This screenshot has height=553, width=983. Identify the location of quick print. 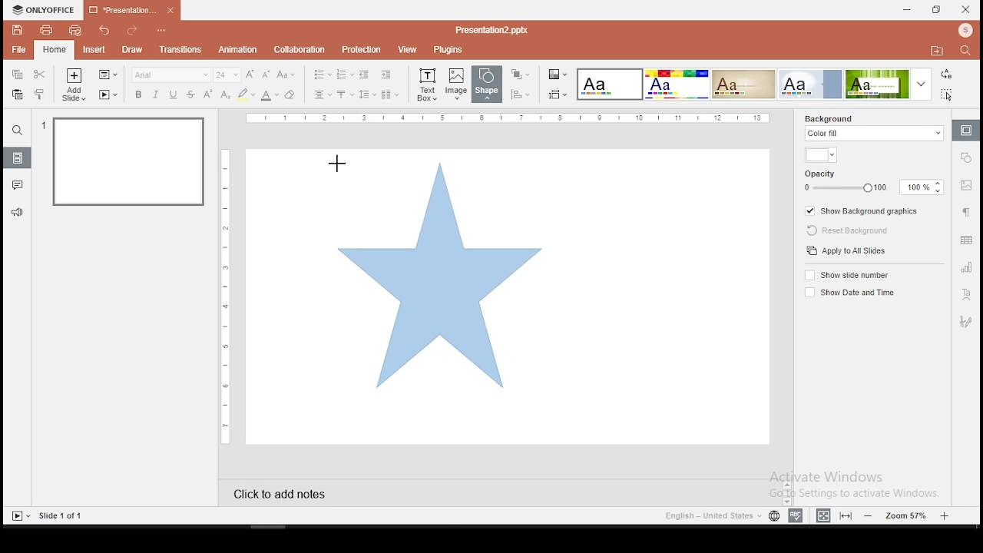
(74, 30).